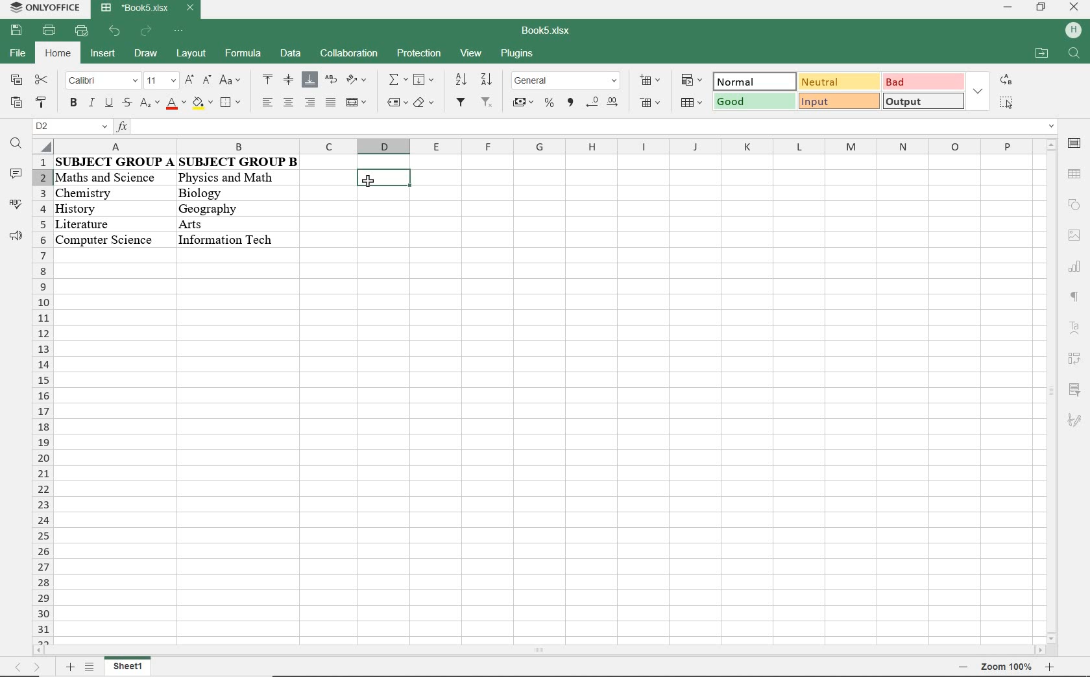 This screenshot has height=677, width=1090. What do you see at coordinates (206, 80) in the screenshot?
I see `decrement font size` at bounding box center [206, 80].